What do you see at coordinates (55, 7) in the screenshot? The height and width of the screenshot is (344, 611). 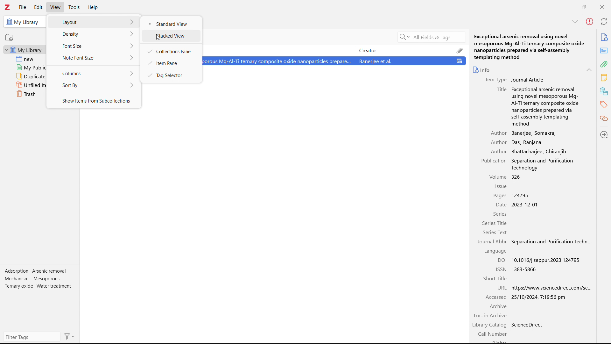 I see `view` at bounding box center [55, 7].